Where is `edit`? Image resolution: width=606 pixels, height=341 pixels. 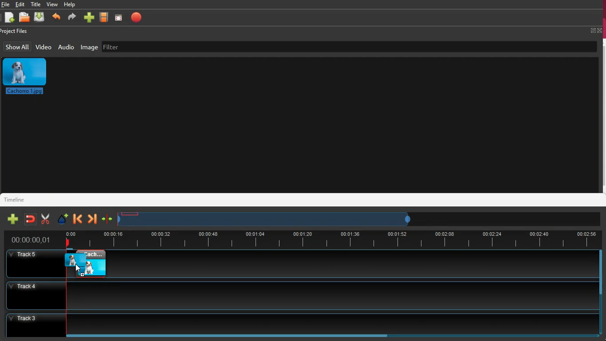
edit is located at coordinates (22, 4).